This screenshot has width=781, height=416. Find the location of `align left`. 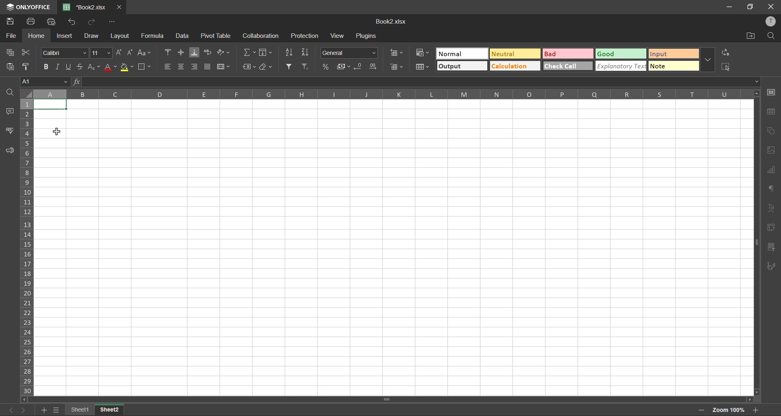

align left is located at coordinates (168, 67).